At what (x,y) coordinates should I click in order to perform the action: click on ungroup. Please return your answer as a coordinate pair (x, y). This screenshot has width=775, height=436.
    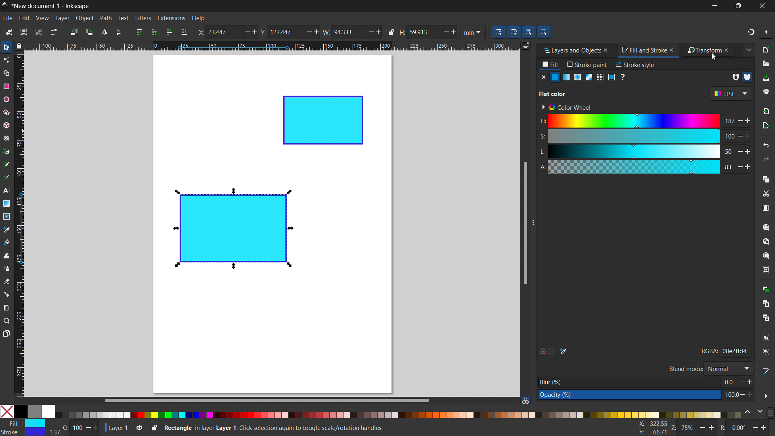
    Looking at the image, I should click on (767, 352).